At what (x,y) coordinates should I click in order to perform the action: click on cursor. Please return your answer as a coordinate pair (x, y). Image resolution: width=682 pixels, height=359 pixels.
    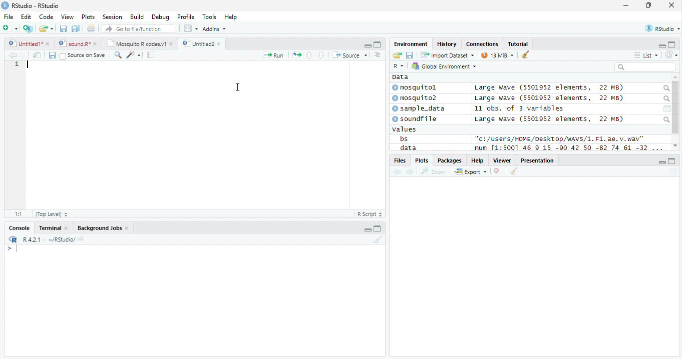
    Looking at the image, I should click on (239, 86).